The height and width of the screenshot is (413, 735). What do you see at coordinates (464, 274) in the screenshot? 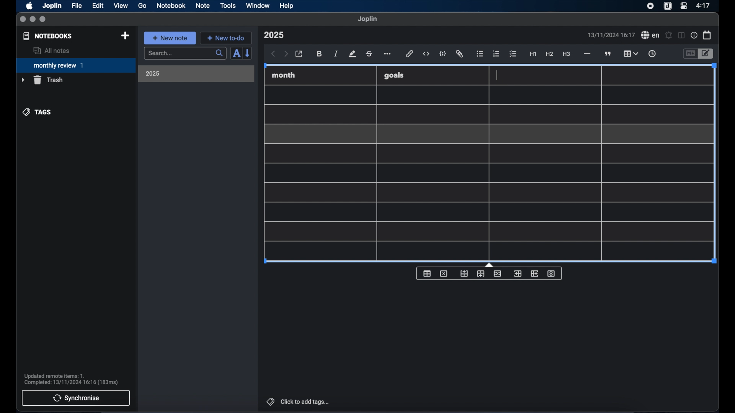
I see `insert row before` at bounding box center [464, 274].